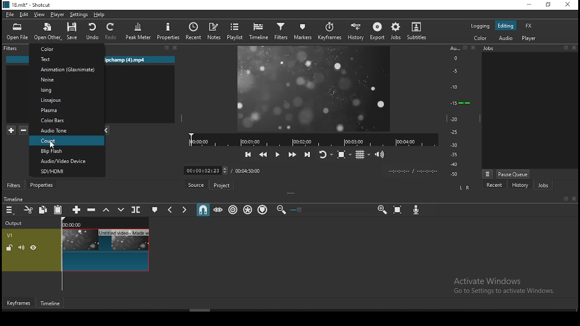 This screenshot has height=326, width=580. Describe the element at coordinates (106, 210) in the screenshot. I see `lift` at that location.